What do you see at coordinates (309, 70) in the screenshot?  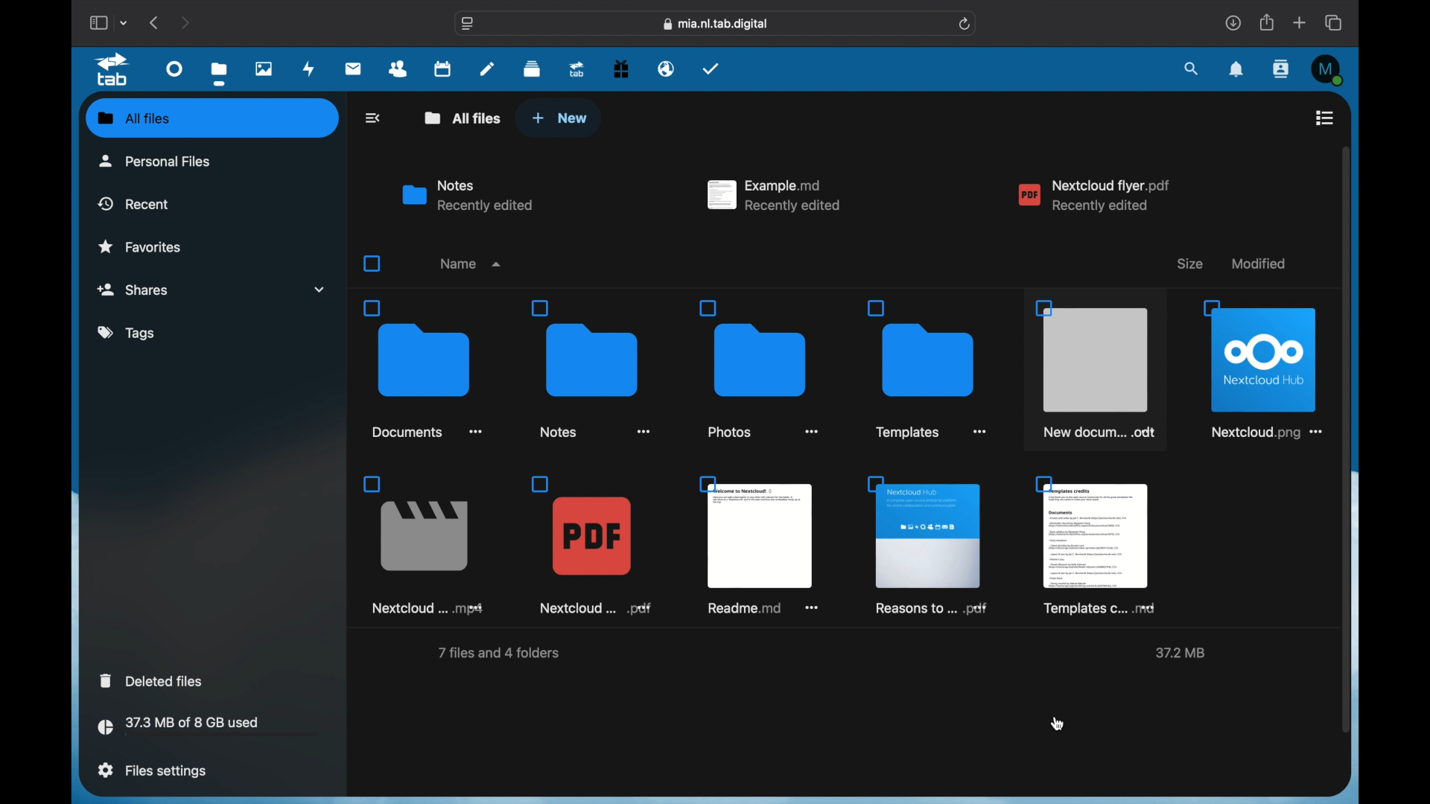 I see `activity` at bounding box center [309, 70].